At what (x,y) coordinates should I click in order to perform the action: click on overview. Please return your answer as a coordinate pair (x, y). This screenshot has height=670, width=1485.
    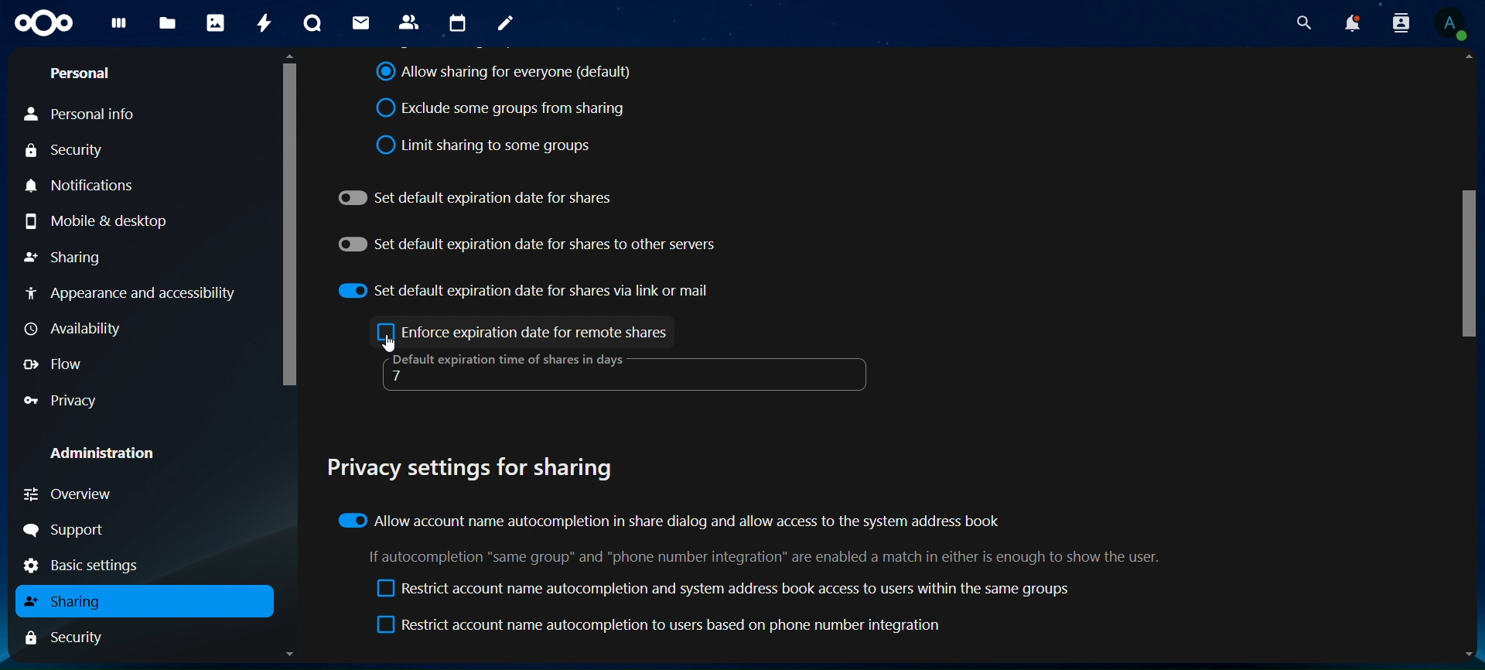
    Looking at the image, I should click on (70, 495).